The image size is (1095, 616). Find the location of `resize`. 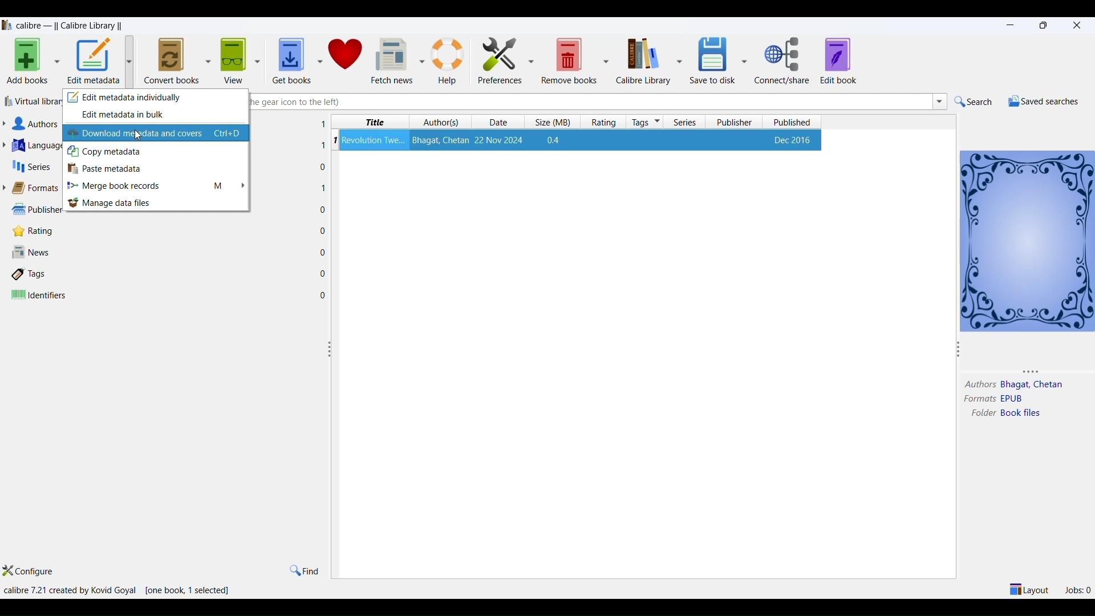

resize is located at coordinates (959, 348).